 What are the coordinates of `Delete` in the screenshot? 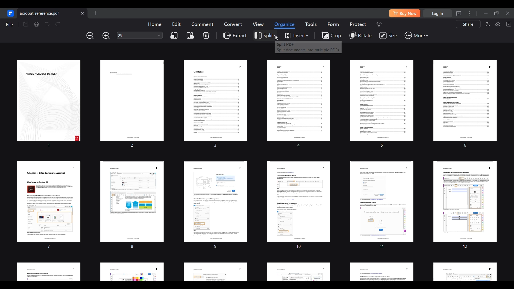 It's located at (206, 35).